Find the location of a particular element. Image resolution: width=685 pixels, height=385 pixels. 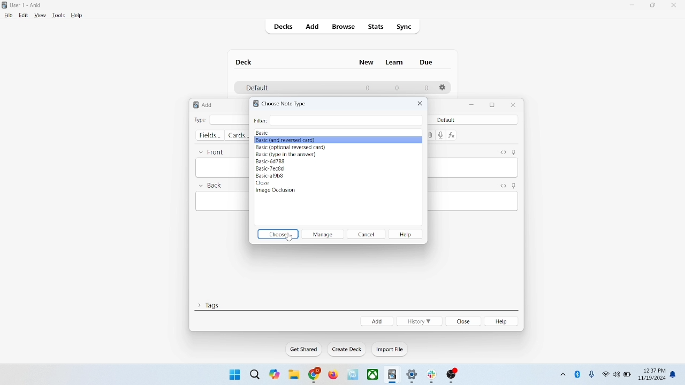

User-1 Anki is located at coordinates (28, 6).